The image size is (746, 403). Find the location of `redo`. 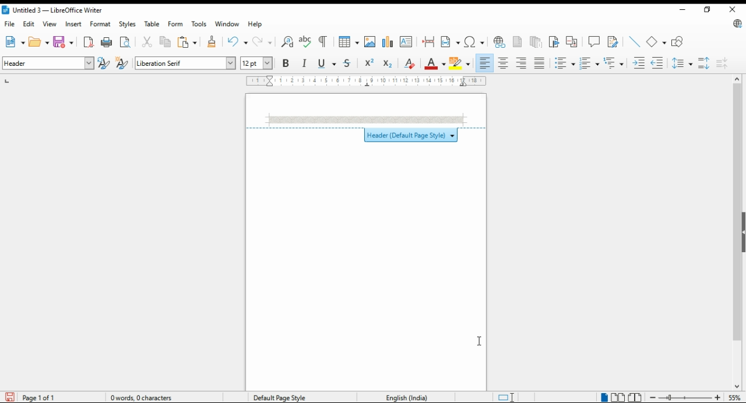

redo is located at coordinates (263, 41).